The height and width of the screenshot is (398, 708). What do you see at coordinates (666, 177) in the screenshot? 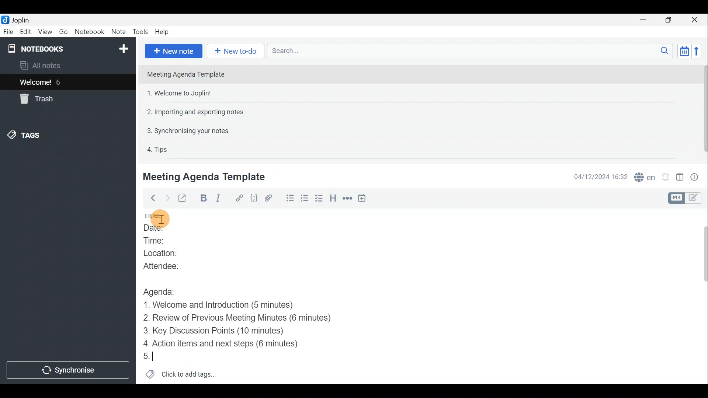
I see `Set alarm` at bounding box center [666, 177].